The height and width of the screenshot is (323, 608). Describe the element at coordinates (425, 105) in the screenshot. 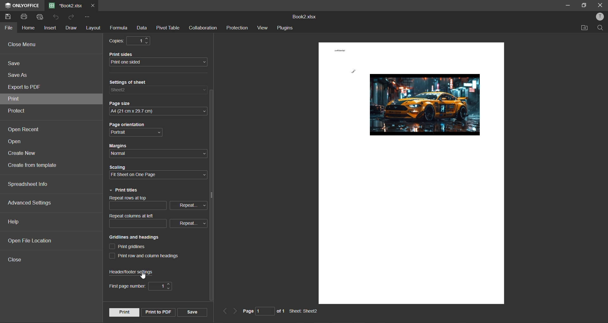

I see `picture` at that location.